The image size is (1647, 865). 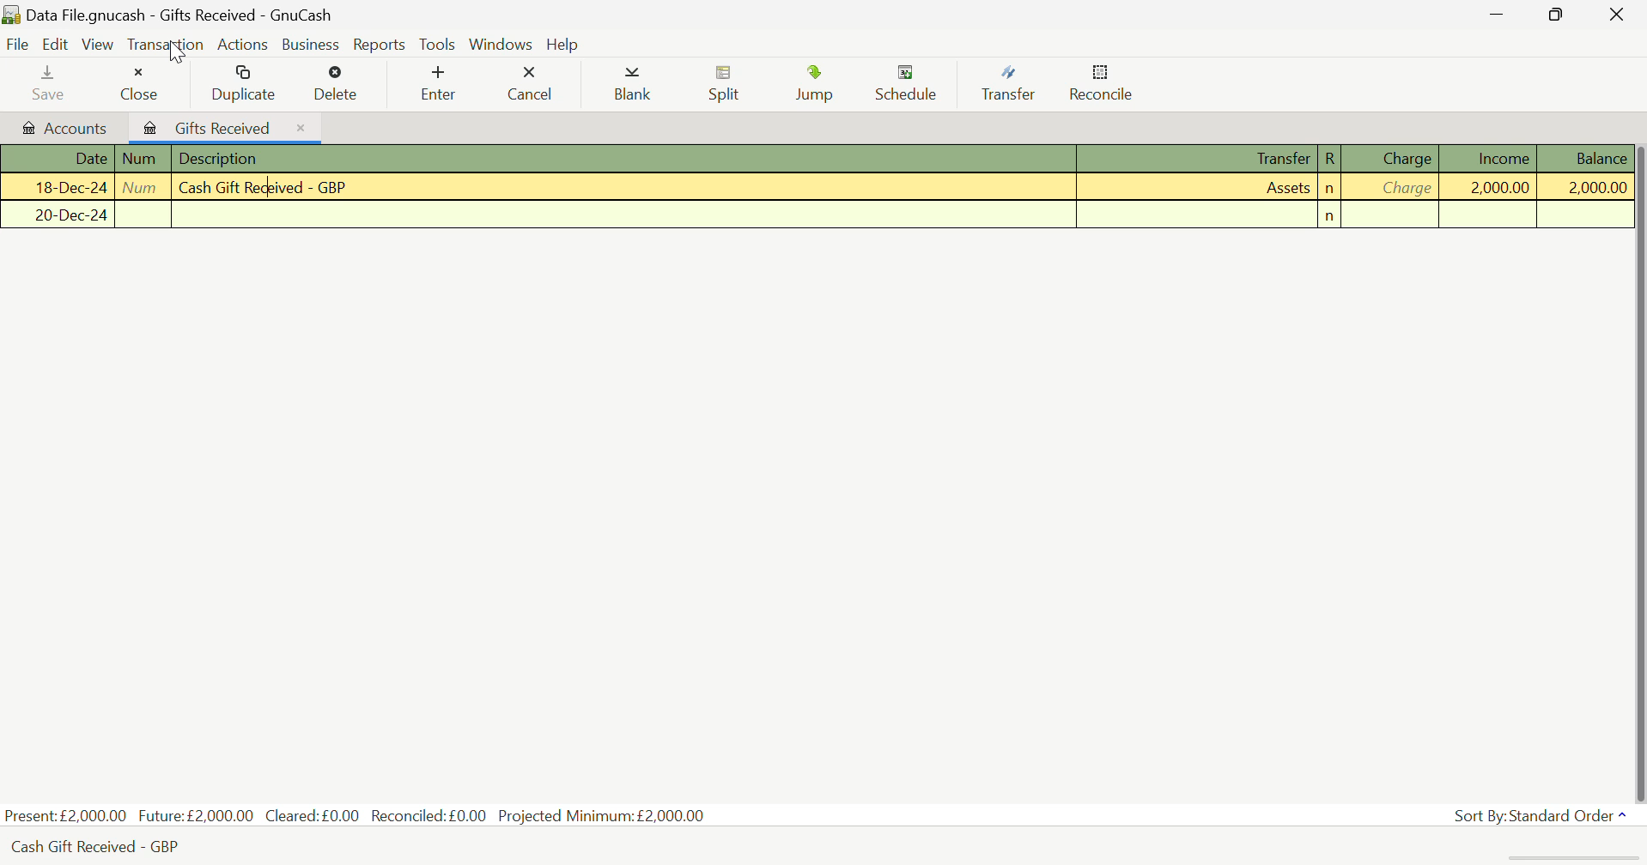 What do you see at coordinates (1620, 13) in the screenshot?
I see `Close Window` at bounding box center [1620, 13].